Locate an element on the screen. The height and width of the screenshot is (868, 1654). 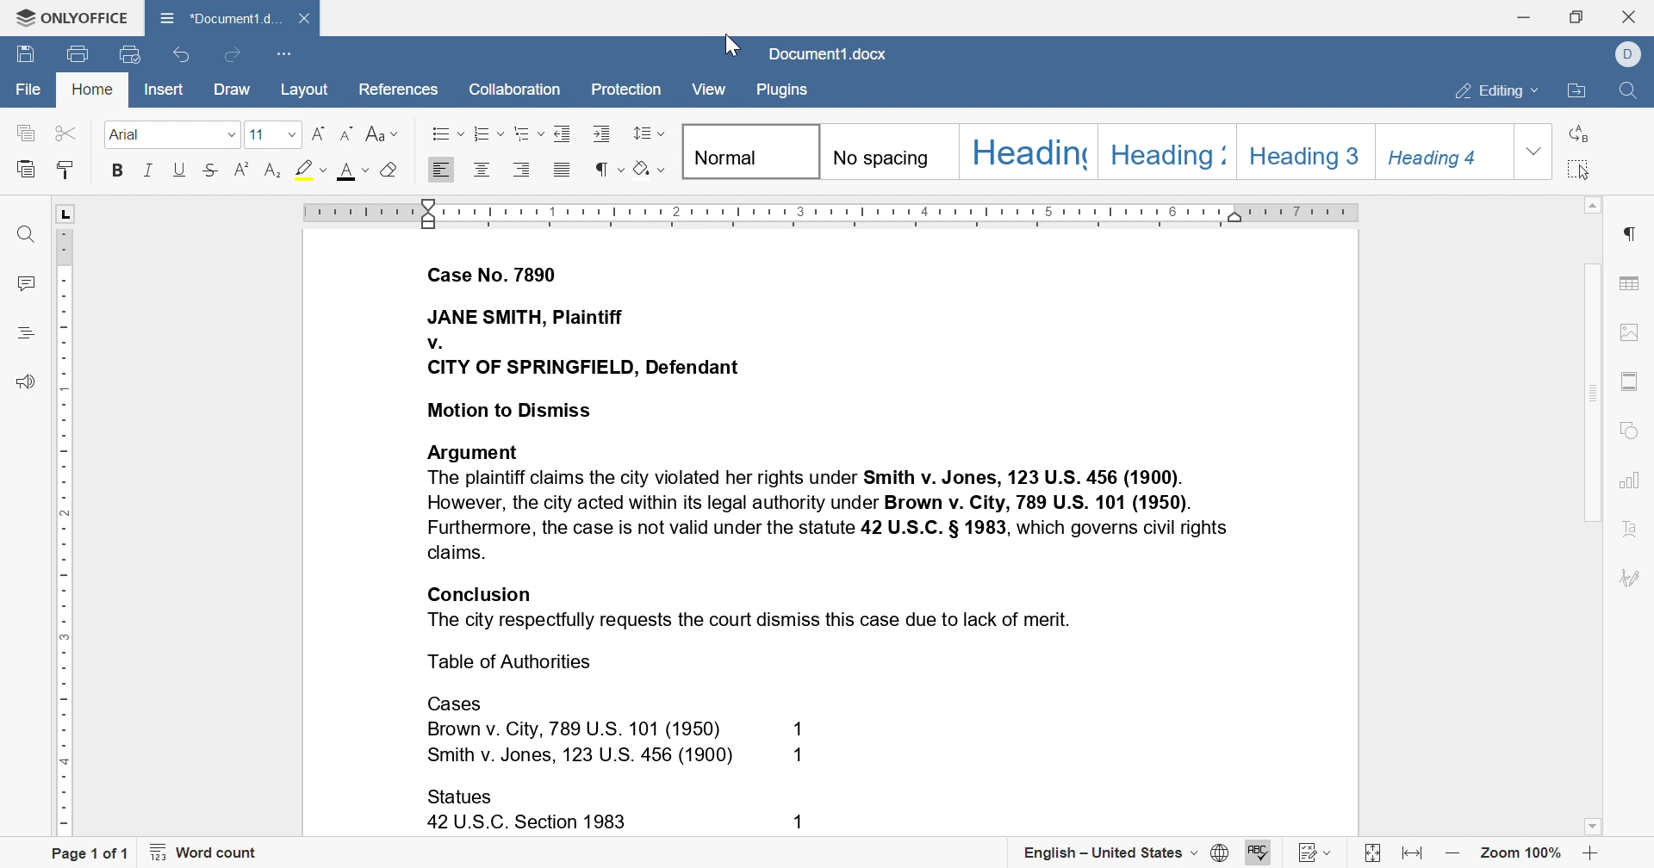
minimize is located at coordinates (1525, 16).